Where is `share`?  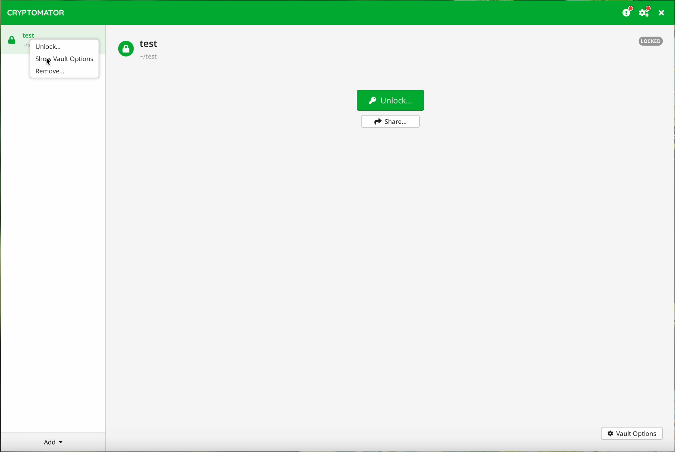
share is located at coordinates (391, 121).